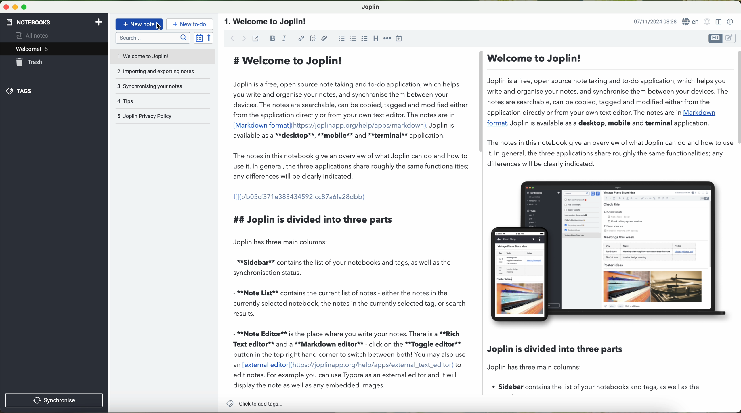 This screenshot has height=413, width=741. Describe the element at coordinates (365, 39) in the screenshot. I see `checkbox` at that location.